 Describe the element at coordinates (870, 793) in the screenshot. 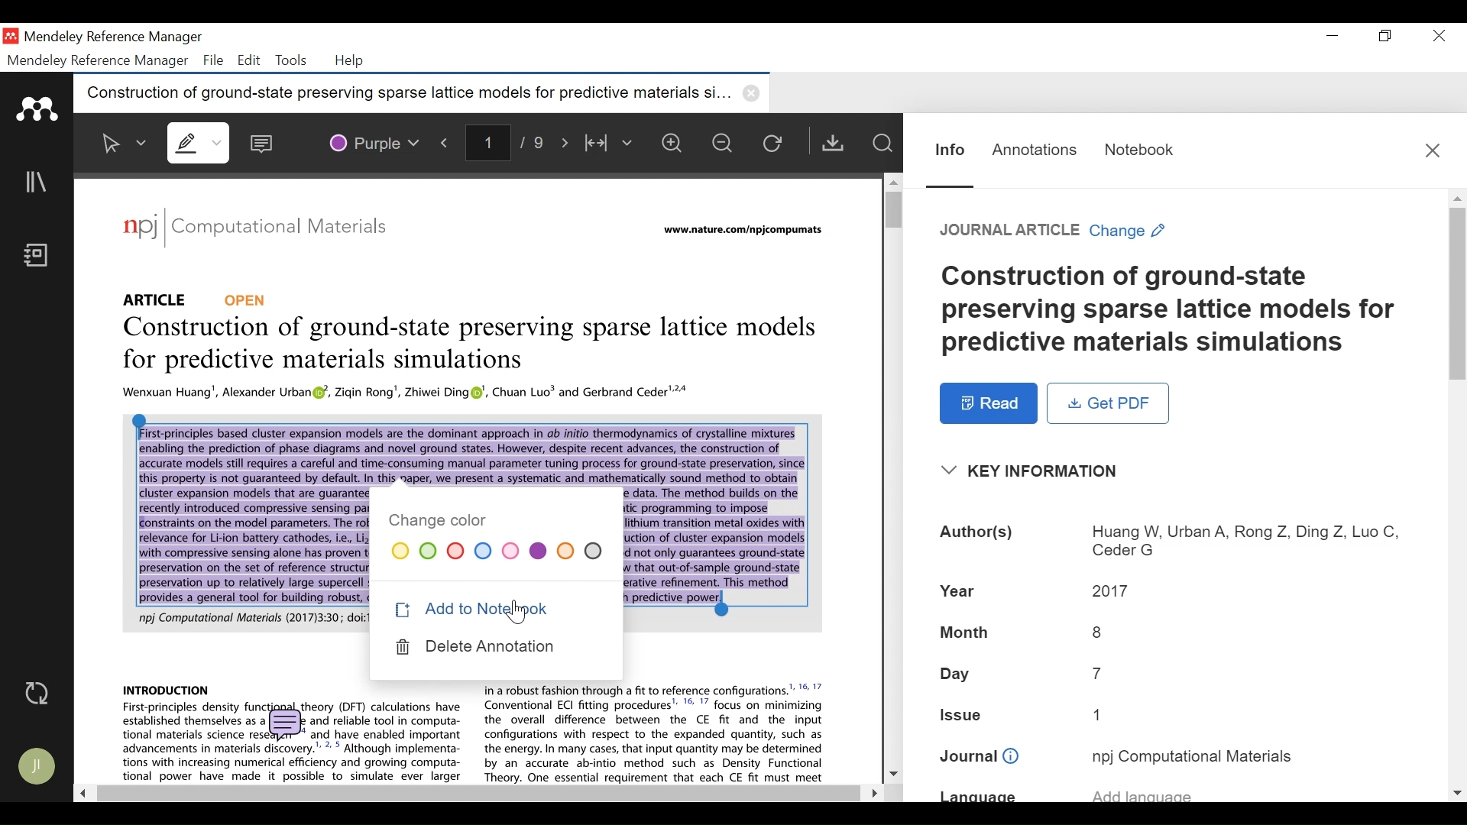

I see `Scroll Right` at that location.